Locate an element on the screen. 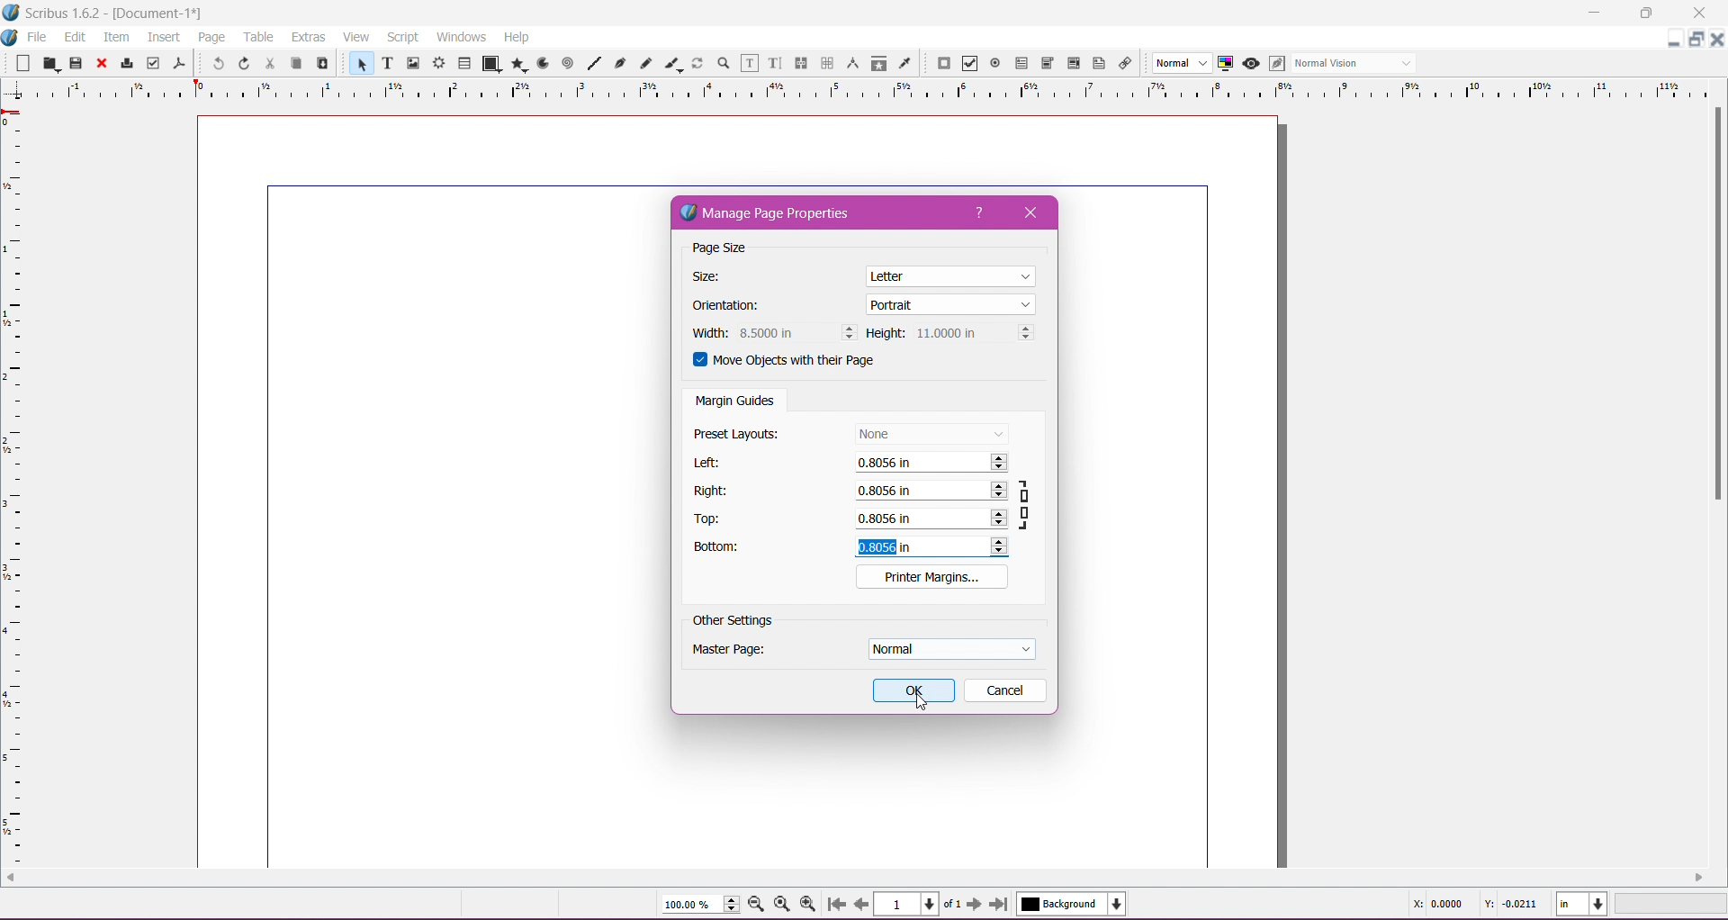  Go to last page is located at coordinates (1000, 905).